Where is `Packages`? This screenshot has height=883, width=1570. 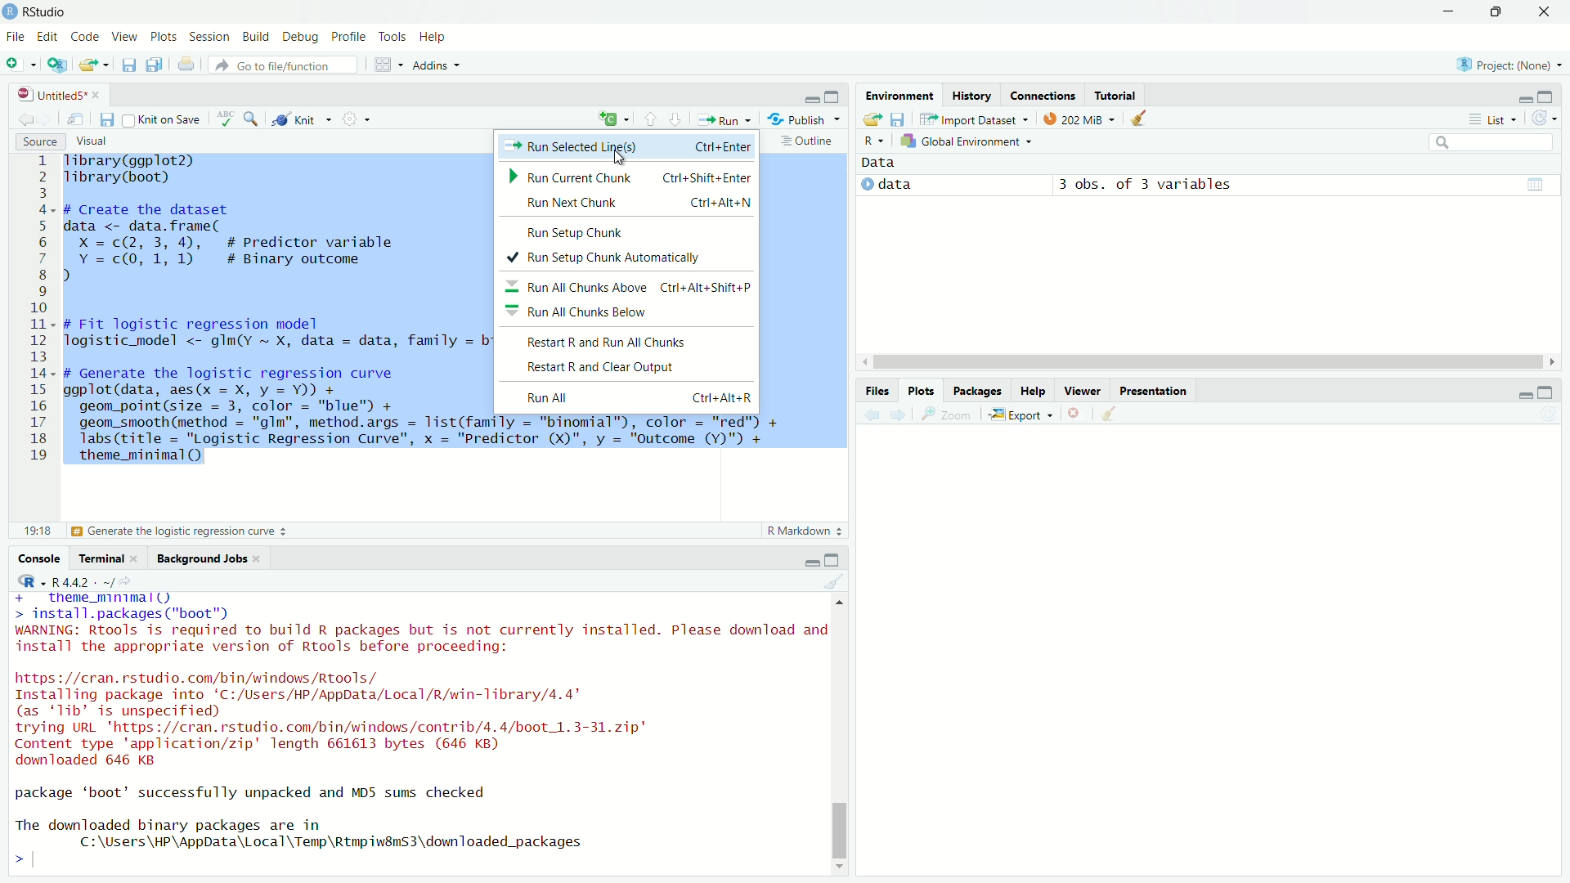 Packages is located at coordinates (976, 389).